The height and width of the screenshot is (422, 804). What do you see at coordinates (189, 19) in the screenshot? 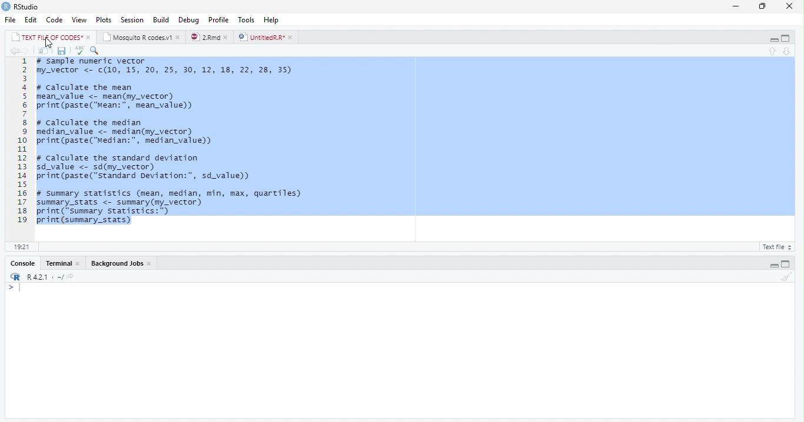
I see `debug` at bounding box center [189, 19].